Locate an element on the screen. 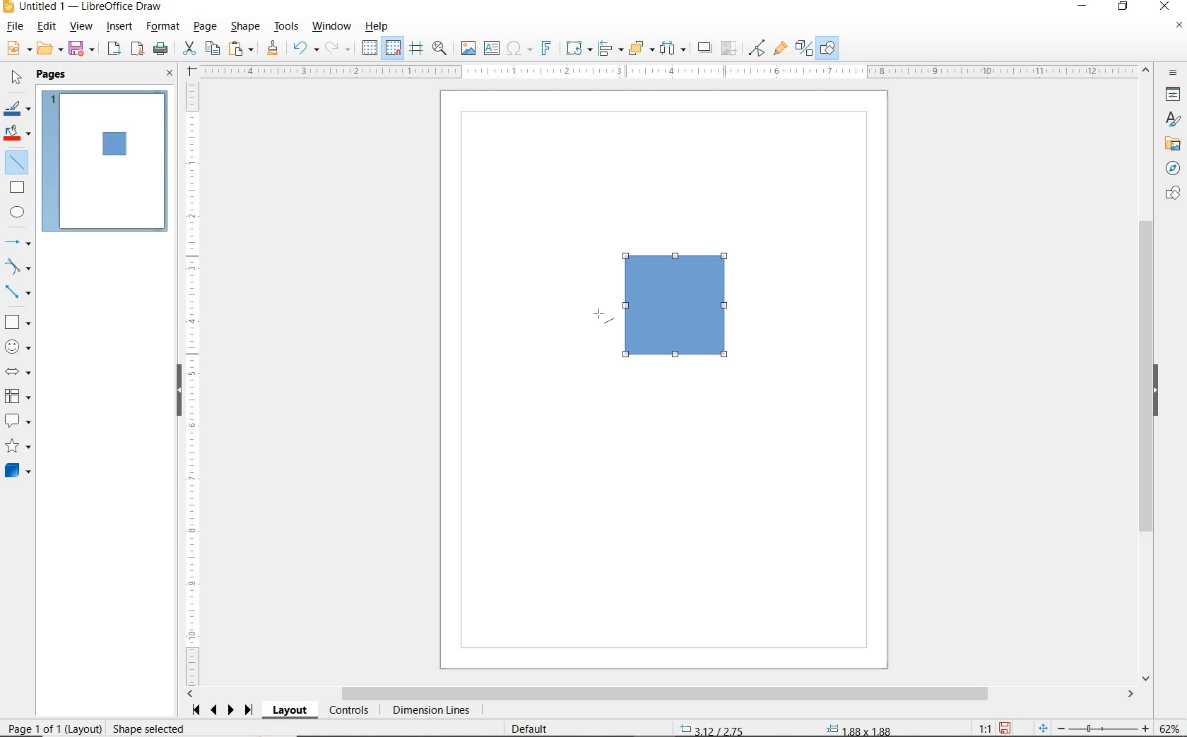 This screenshot has width=1187, height=737. ARRANGE is located at coordinates (642, 47).